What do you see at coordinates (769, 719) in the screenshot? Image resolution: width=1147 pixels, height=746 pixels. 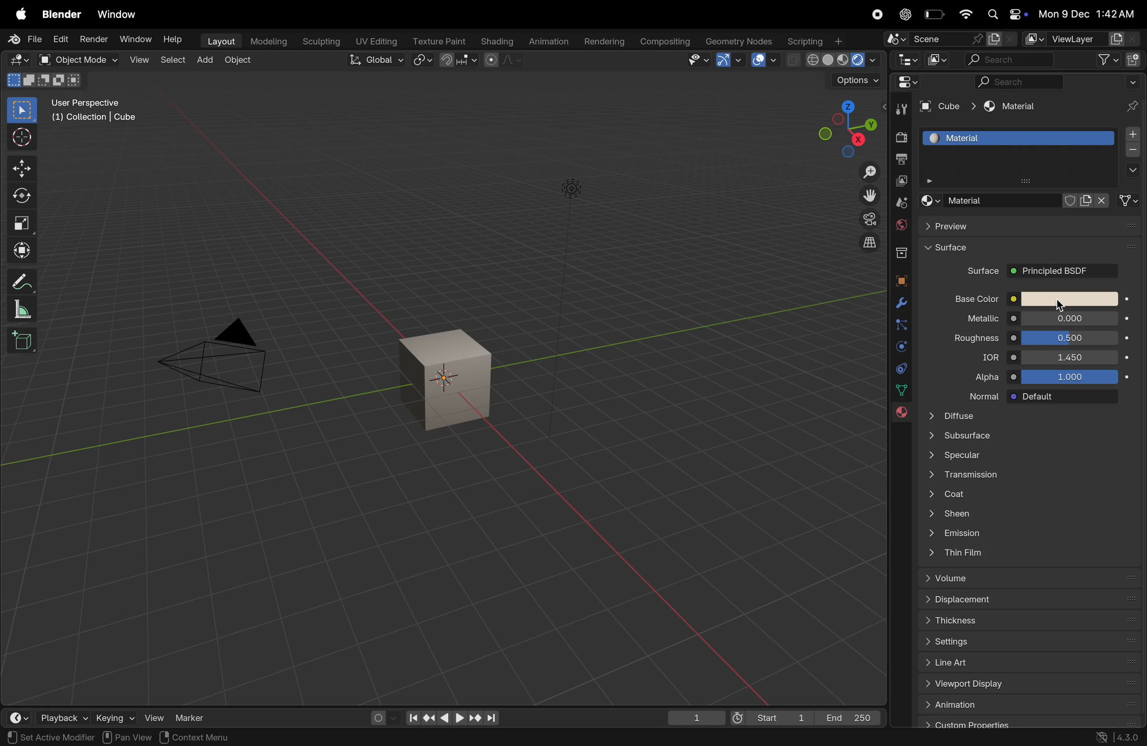 I see `Start1` at bounding box center [769, 719].